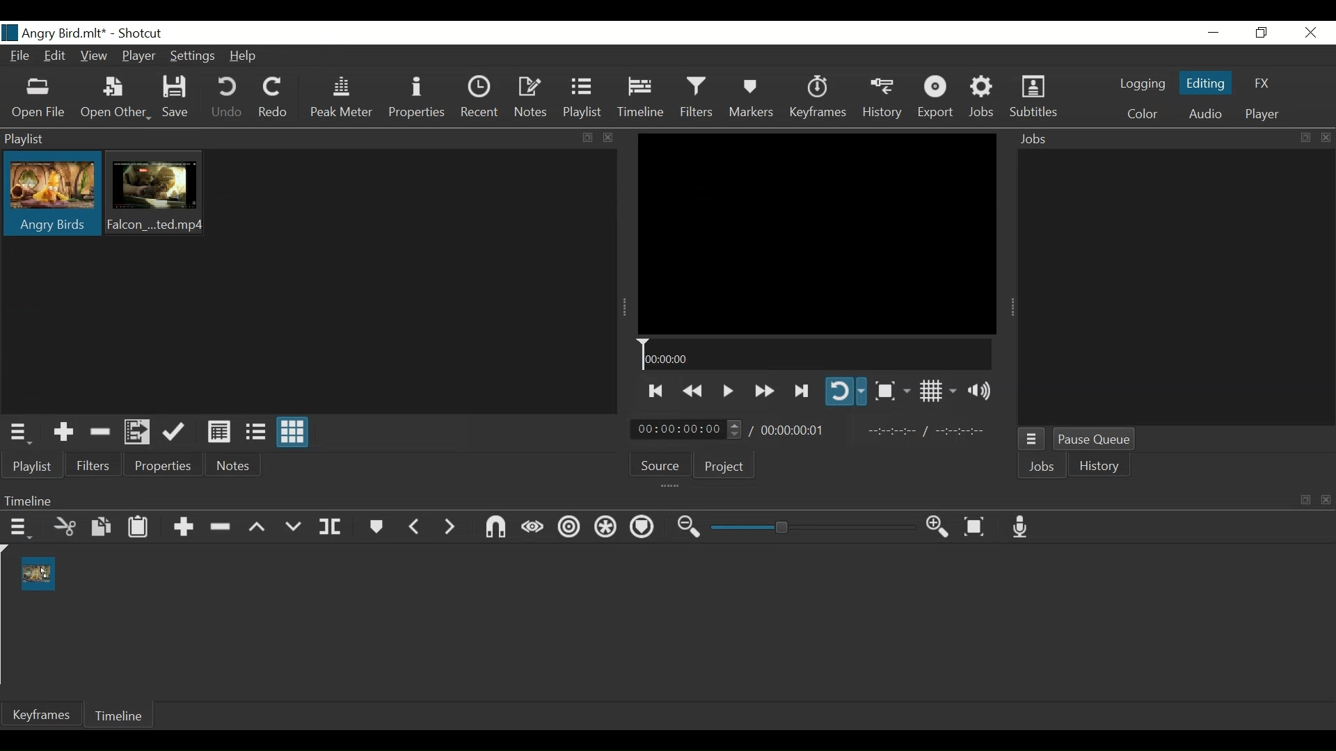 The height and width of the screenshot is (751, 1336). I want to click on Record audio, so click(1021, 528).